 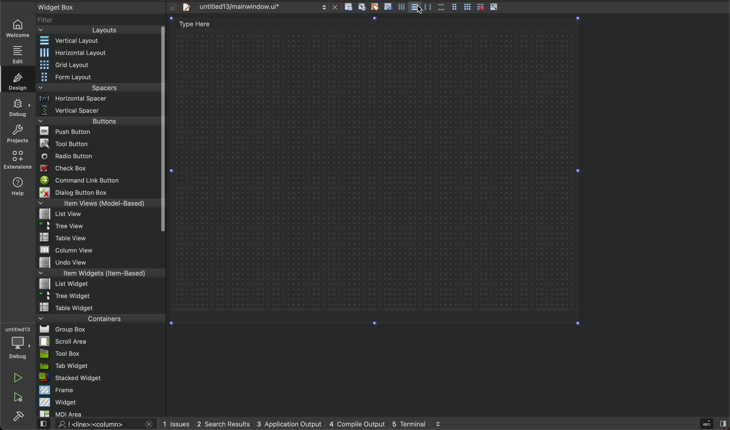 I want to click on home, so click(x=19, y=29).